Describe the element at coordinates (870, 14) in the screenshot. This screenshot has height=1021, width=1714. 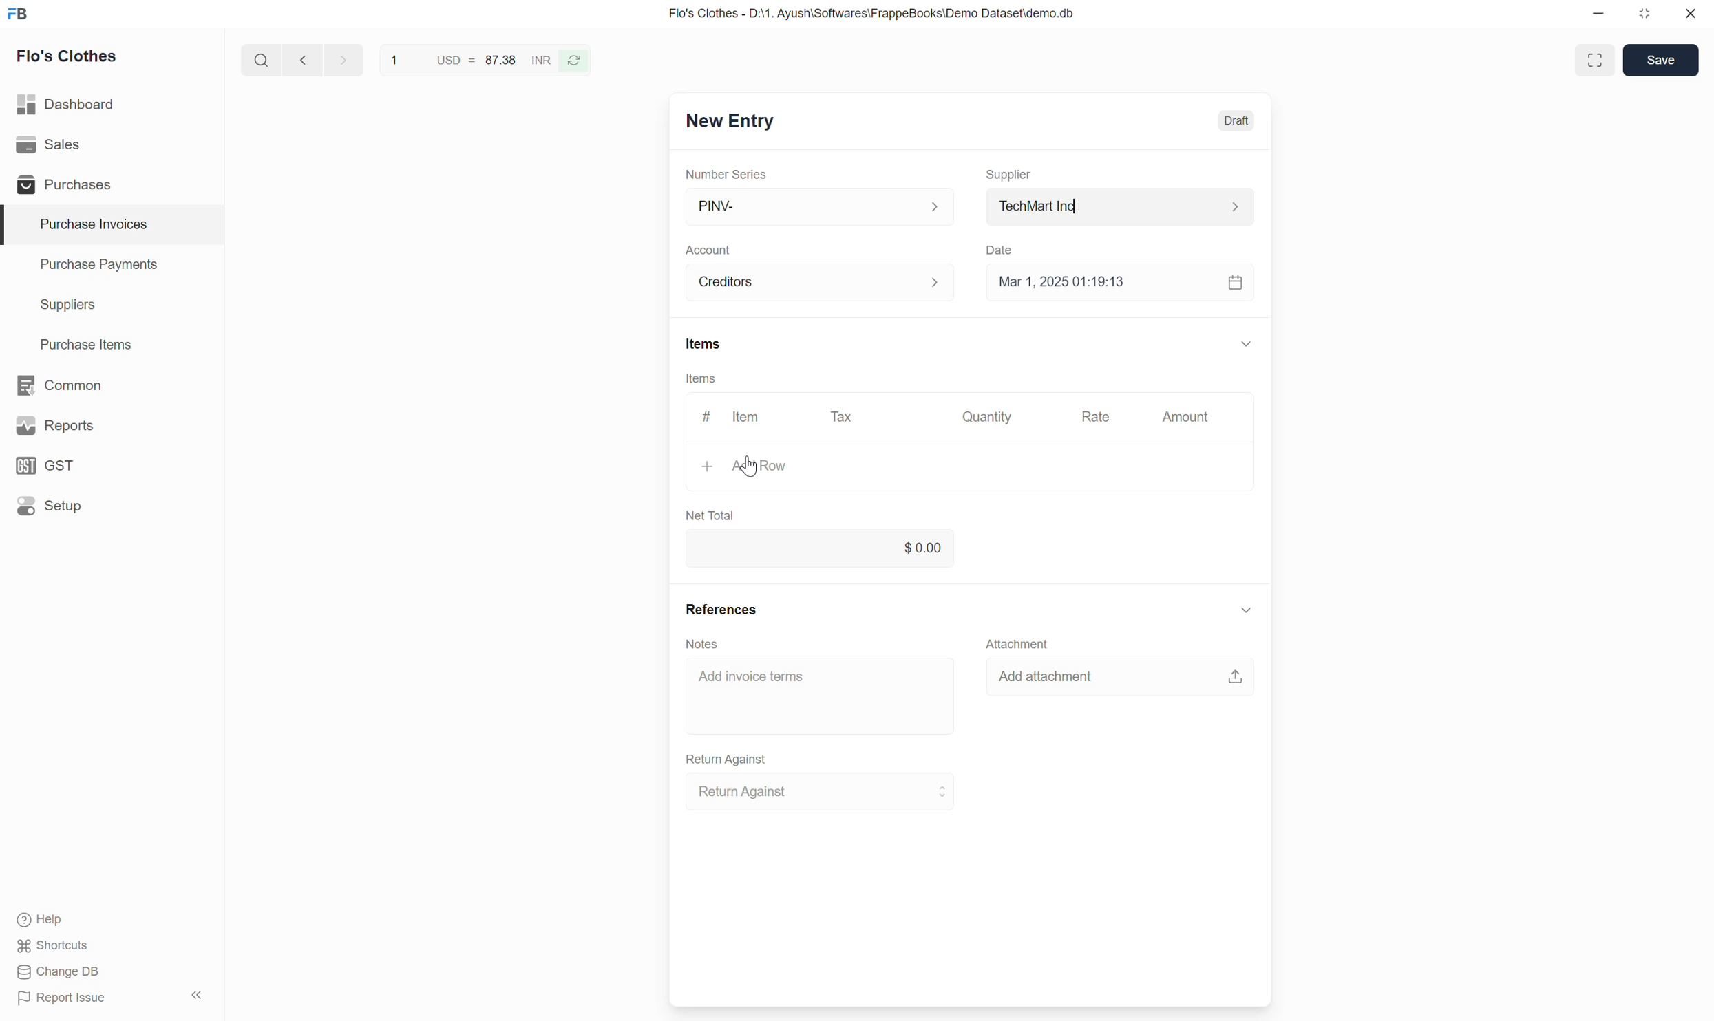
I see `Flo's Clothes - D:\1. Ayush\Softwares\FrappeBooks\Demo Dataset\demo.db` at that location.